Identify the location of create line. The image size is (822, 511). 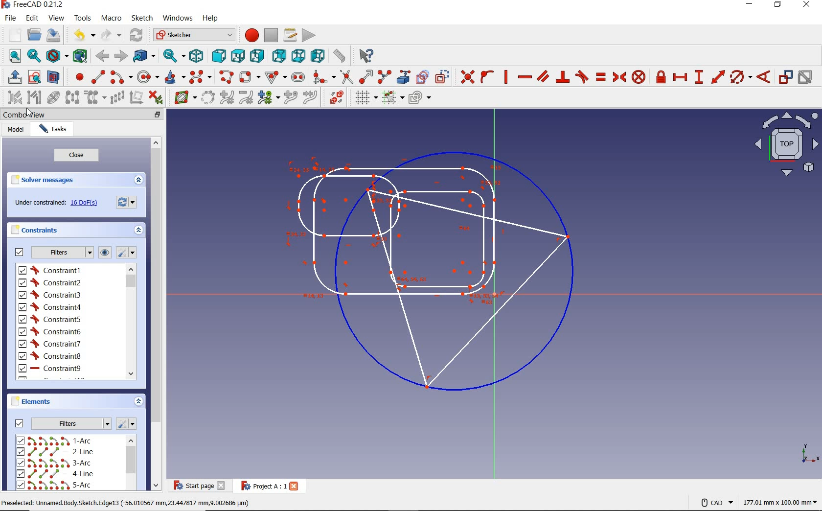
(98, 77).